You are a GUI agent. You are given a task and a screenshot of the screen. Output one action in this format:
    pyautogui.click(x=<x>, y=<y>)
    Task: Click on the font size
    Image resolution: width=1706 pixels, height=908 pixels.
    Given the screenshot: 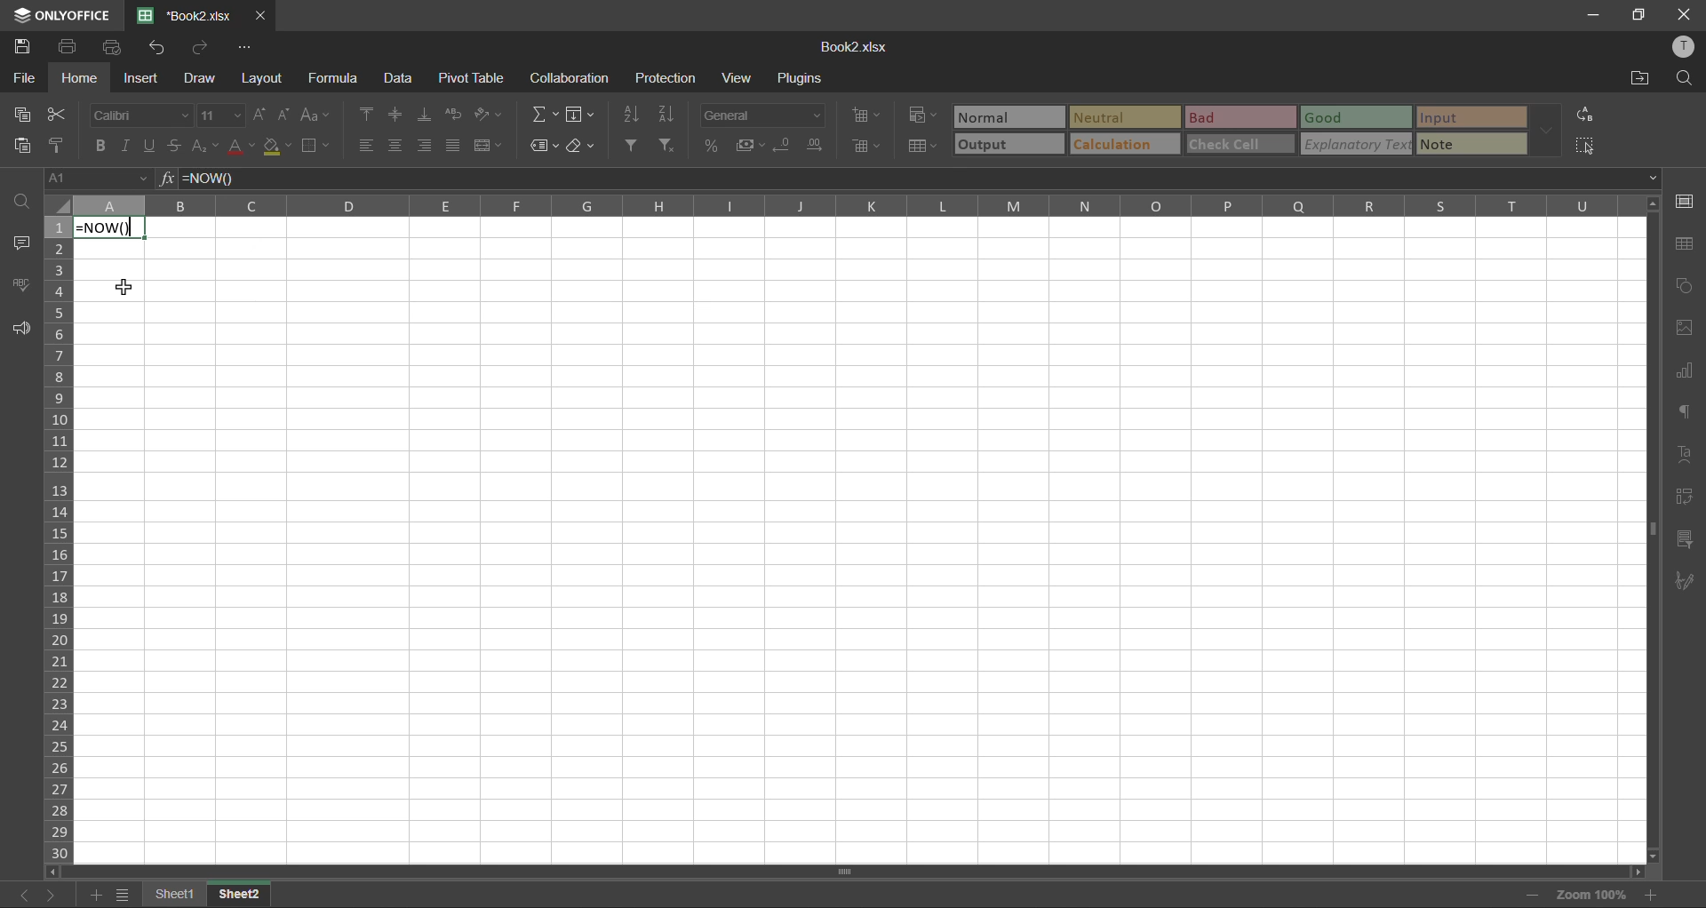 What is the action you would take?
    pyautogui.click(x=223, y=115)
    